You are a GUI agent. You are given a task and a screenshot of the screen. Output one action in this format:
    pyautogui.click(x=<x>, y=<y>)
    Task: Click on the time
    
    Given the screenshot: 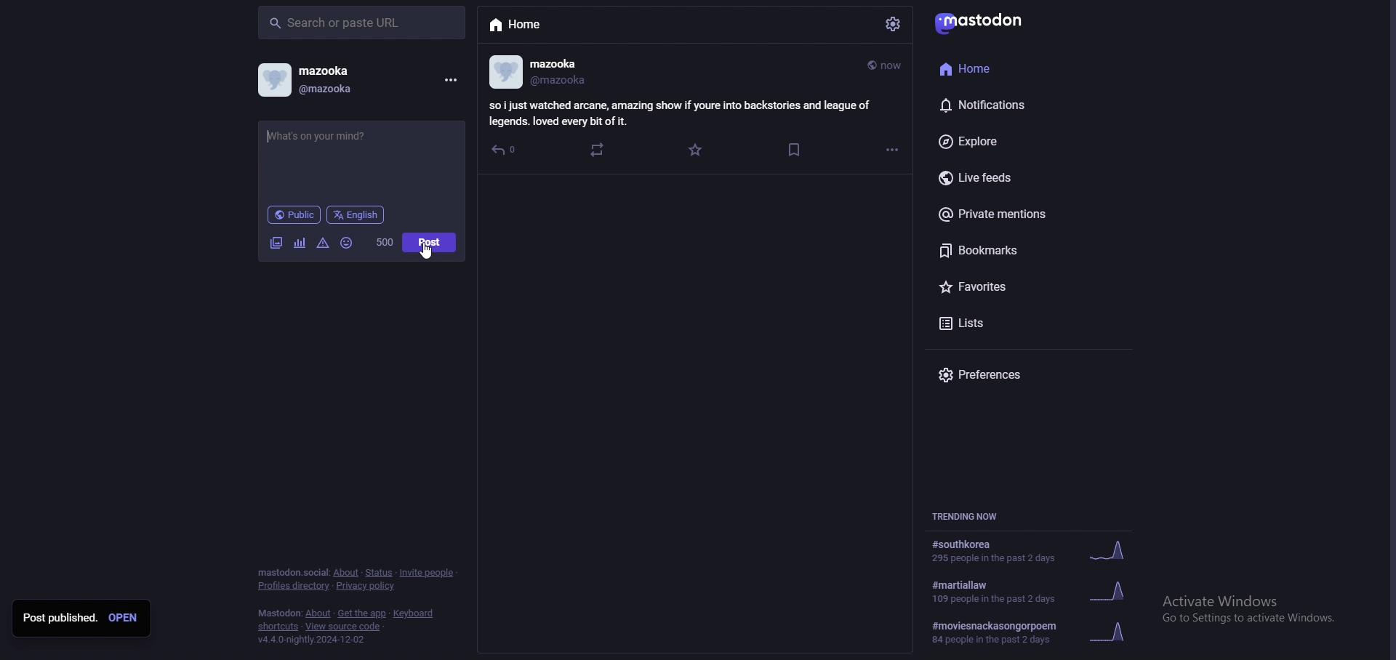 What is the action you would take?
    pyautogui.click(x=887, y=64)
    